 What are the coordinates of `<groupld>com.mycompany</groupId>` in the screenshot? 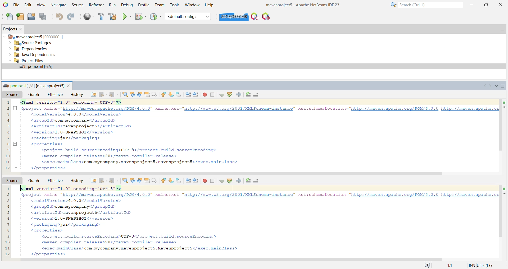 It's located at (76, 121).